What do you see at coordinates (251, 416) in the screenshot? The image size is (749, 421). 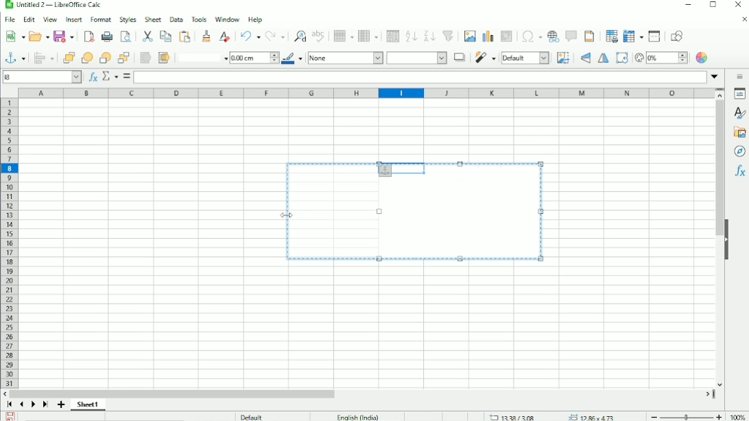 I see `Default` at bounding box center [251, 416].